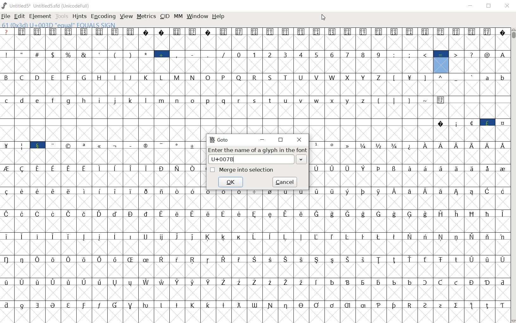 The image size is (516, 323). I want to click on UNTITLED5* uNTITLED5.SFD (UnicodeFull), so click(46, 6).